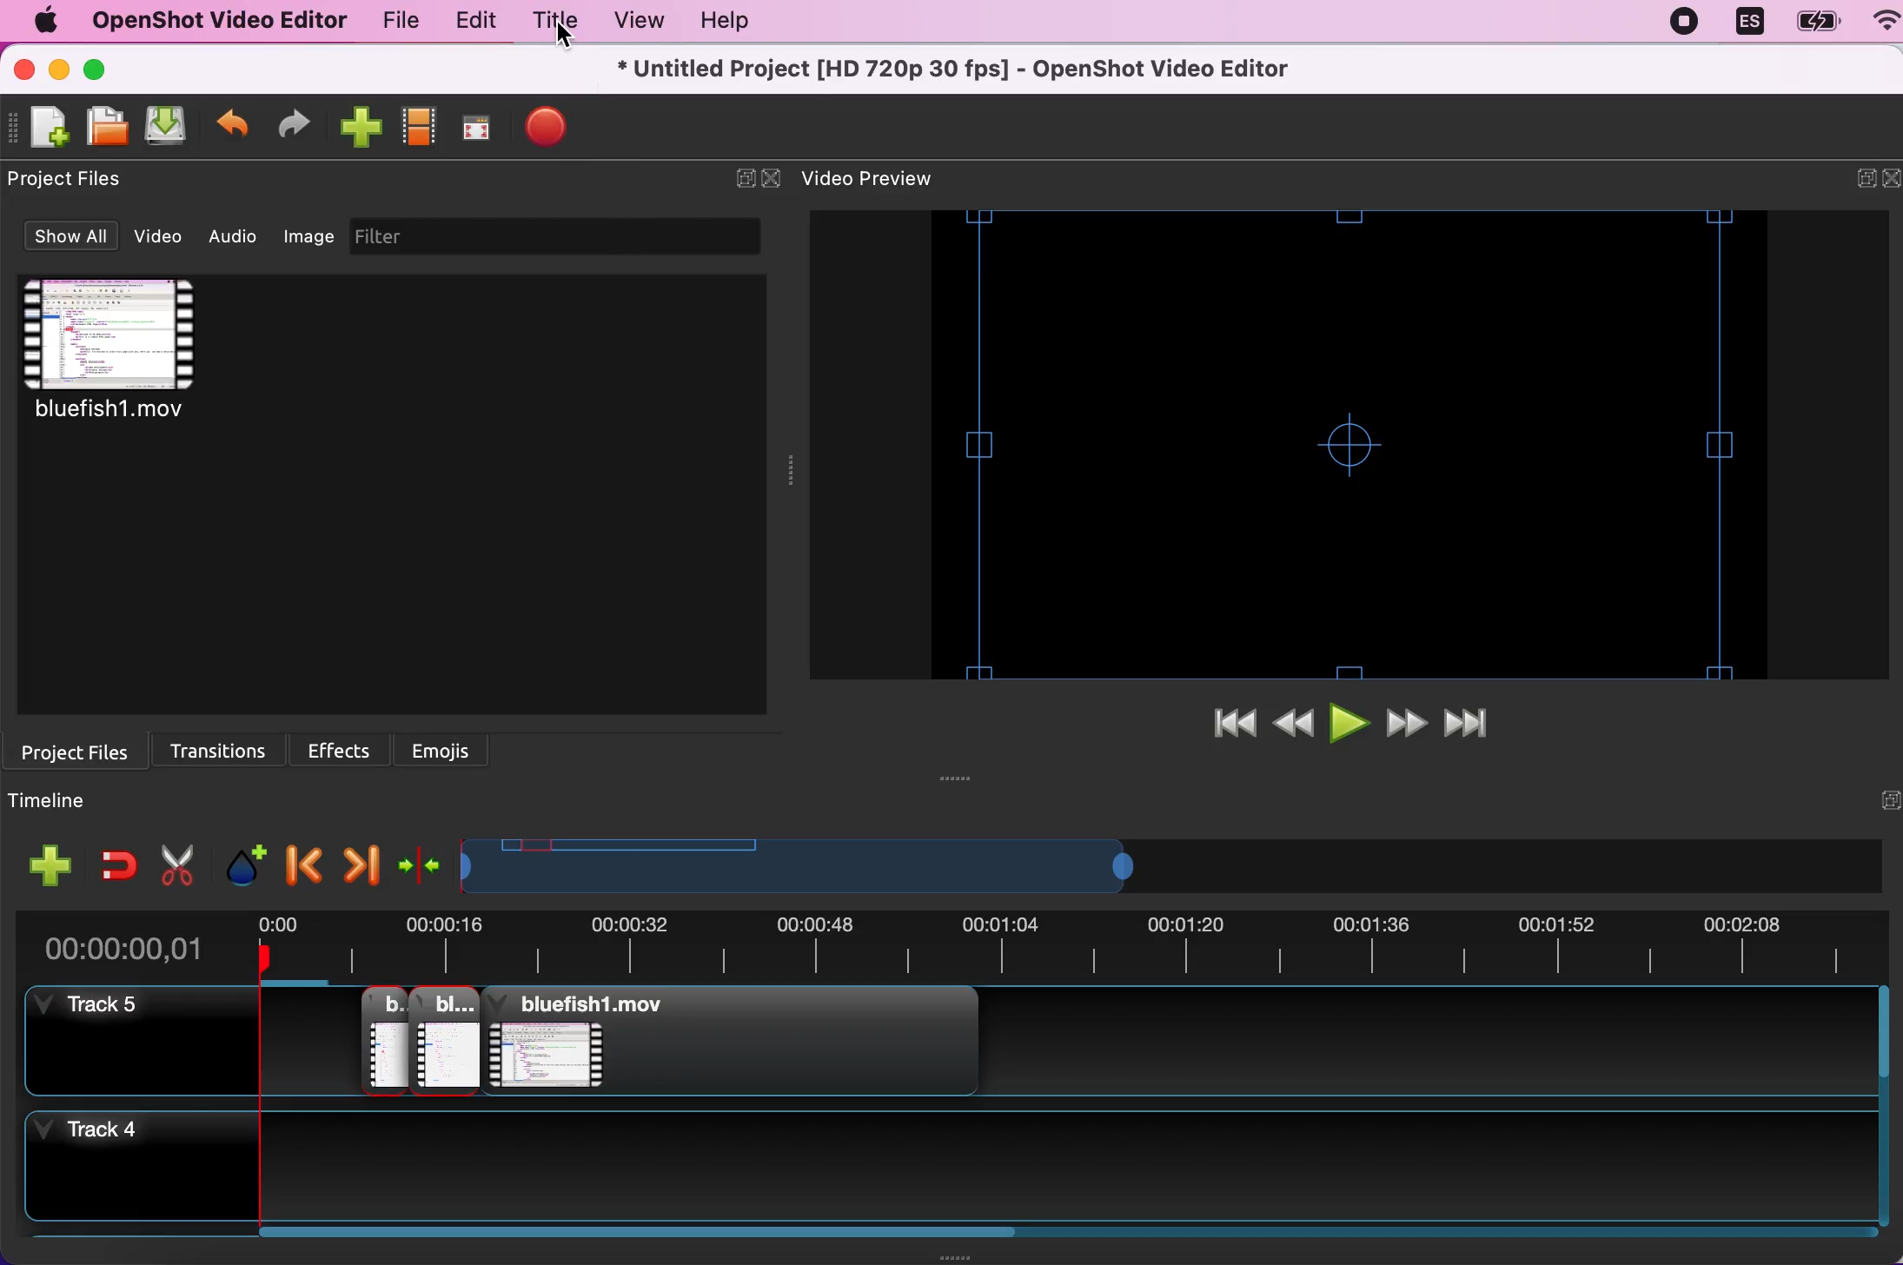 The width and height of the screenshot is (1903, 1265). I want to click on show all, so click(68, 238).